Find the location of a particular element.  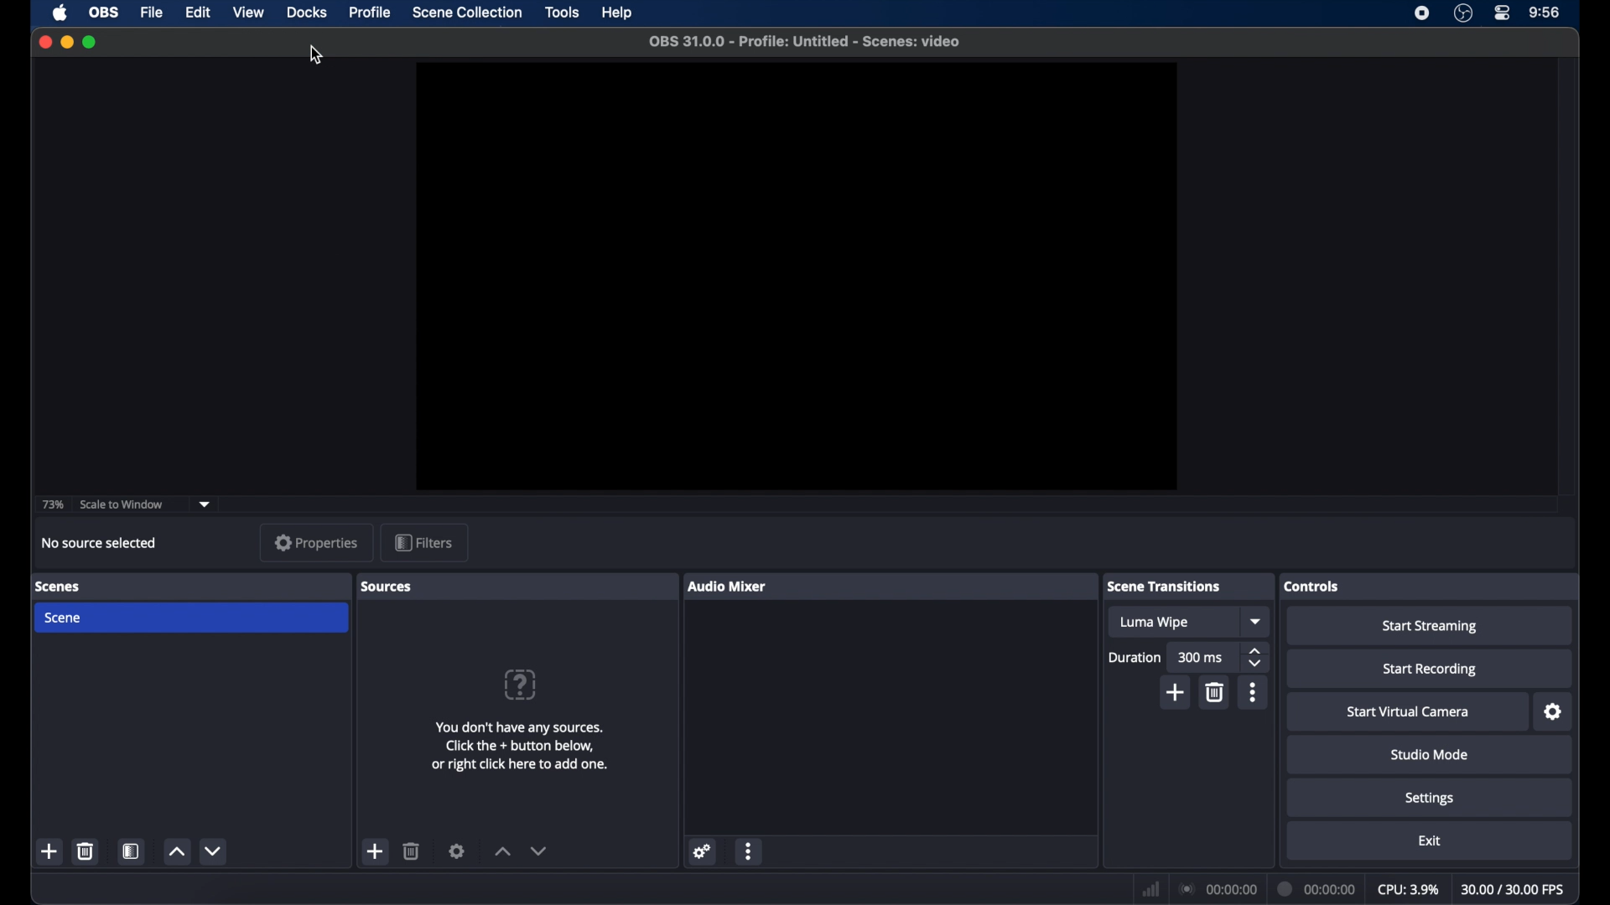

no source selected is located at coordinates (102, 543).